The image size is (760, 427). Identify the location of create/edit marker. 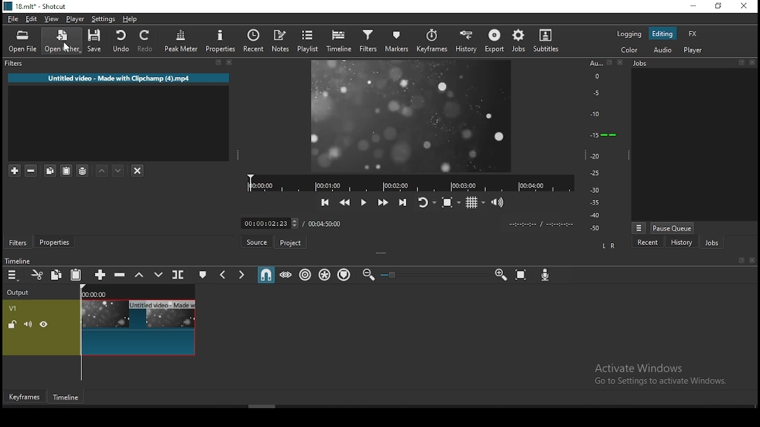
(203, 275).